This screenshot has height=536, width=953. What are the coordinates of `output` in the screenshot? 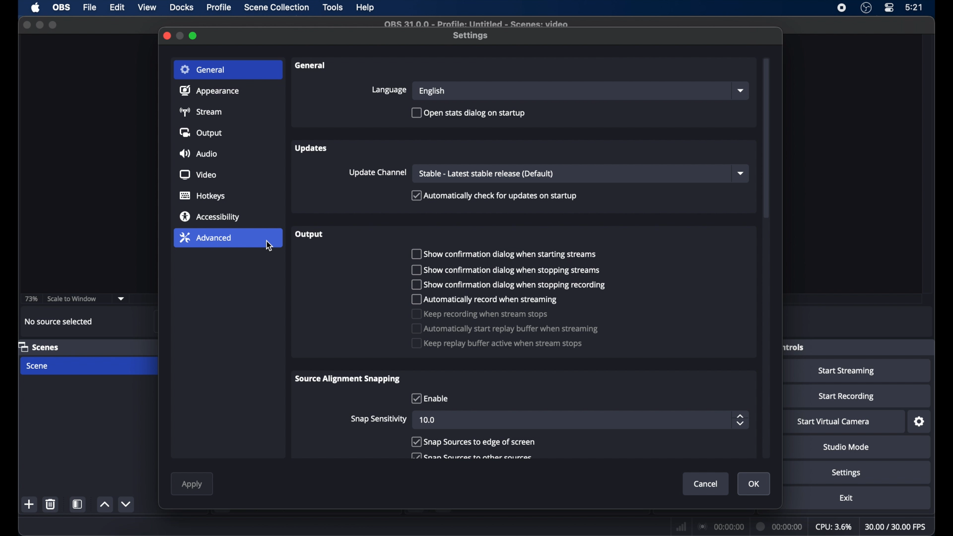 It's located at (310, 234).